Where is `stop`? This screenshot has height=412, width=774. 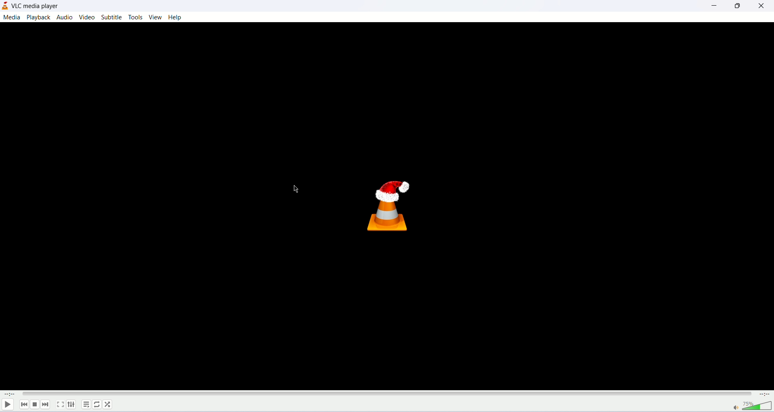 stop is located at coordinates (35, 405).